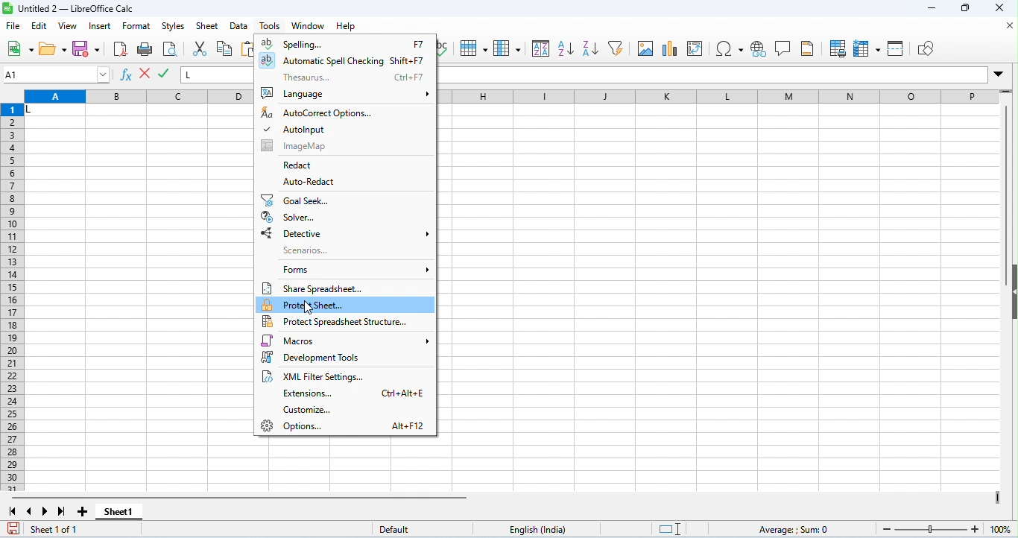 The width and height of the screenshot is (1018, 538). I want to click on automatic spell checking, so click(347, 61).